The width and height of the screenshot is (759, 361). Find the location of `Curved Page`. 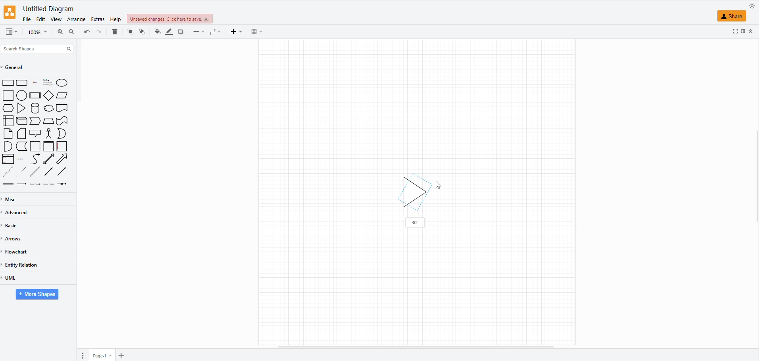

Curved Page is located at coordinates (22, 146).